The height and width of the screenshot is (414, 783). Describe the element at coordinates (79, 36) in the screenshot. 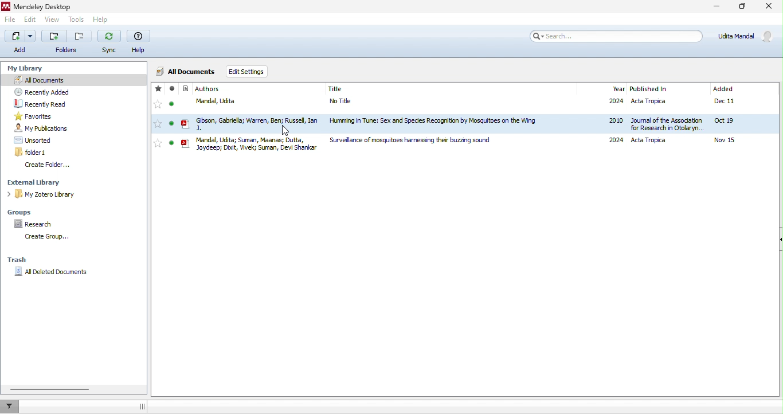

I see `save` at that location.